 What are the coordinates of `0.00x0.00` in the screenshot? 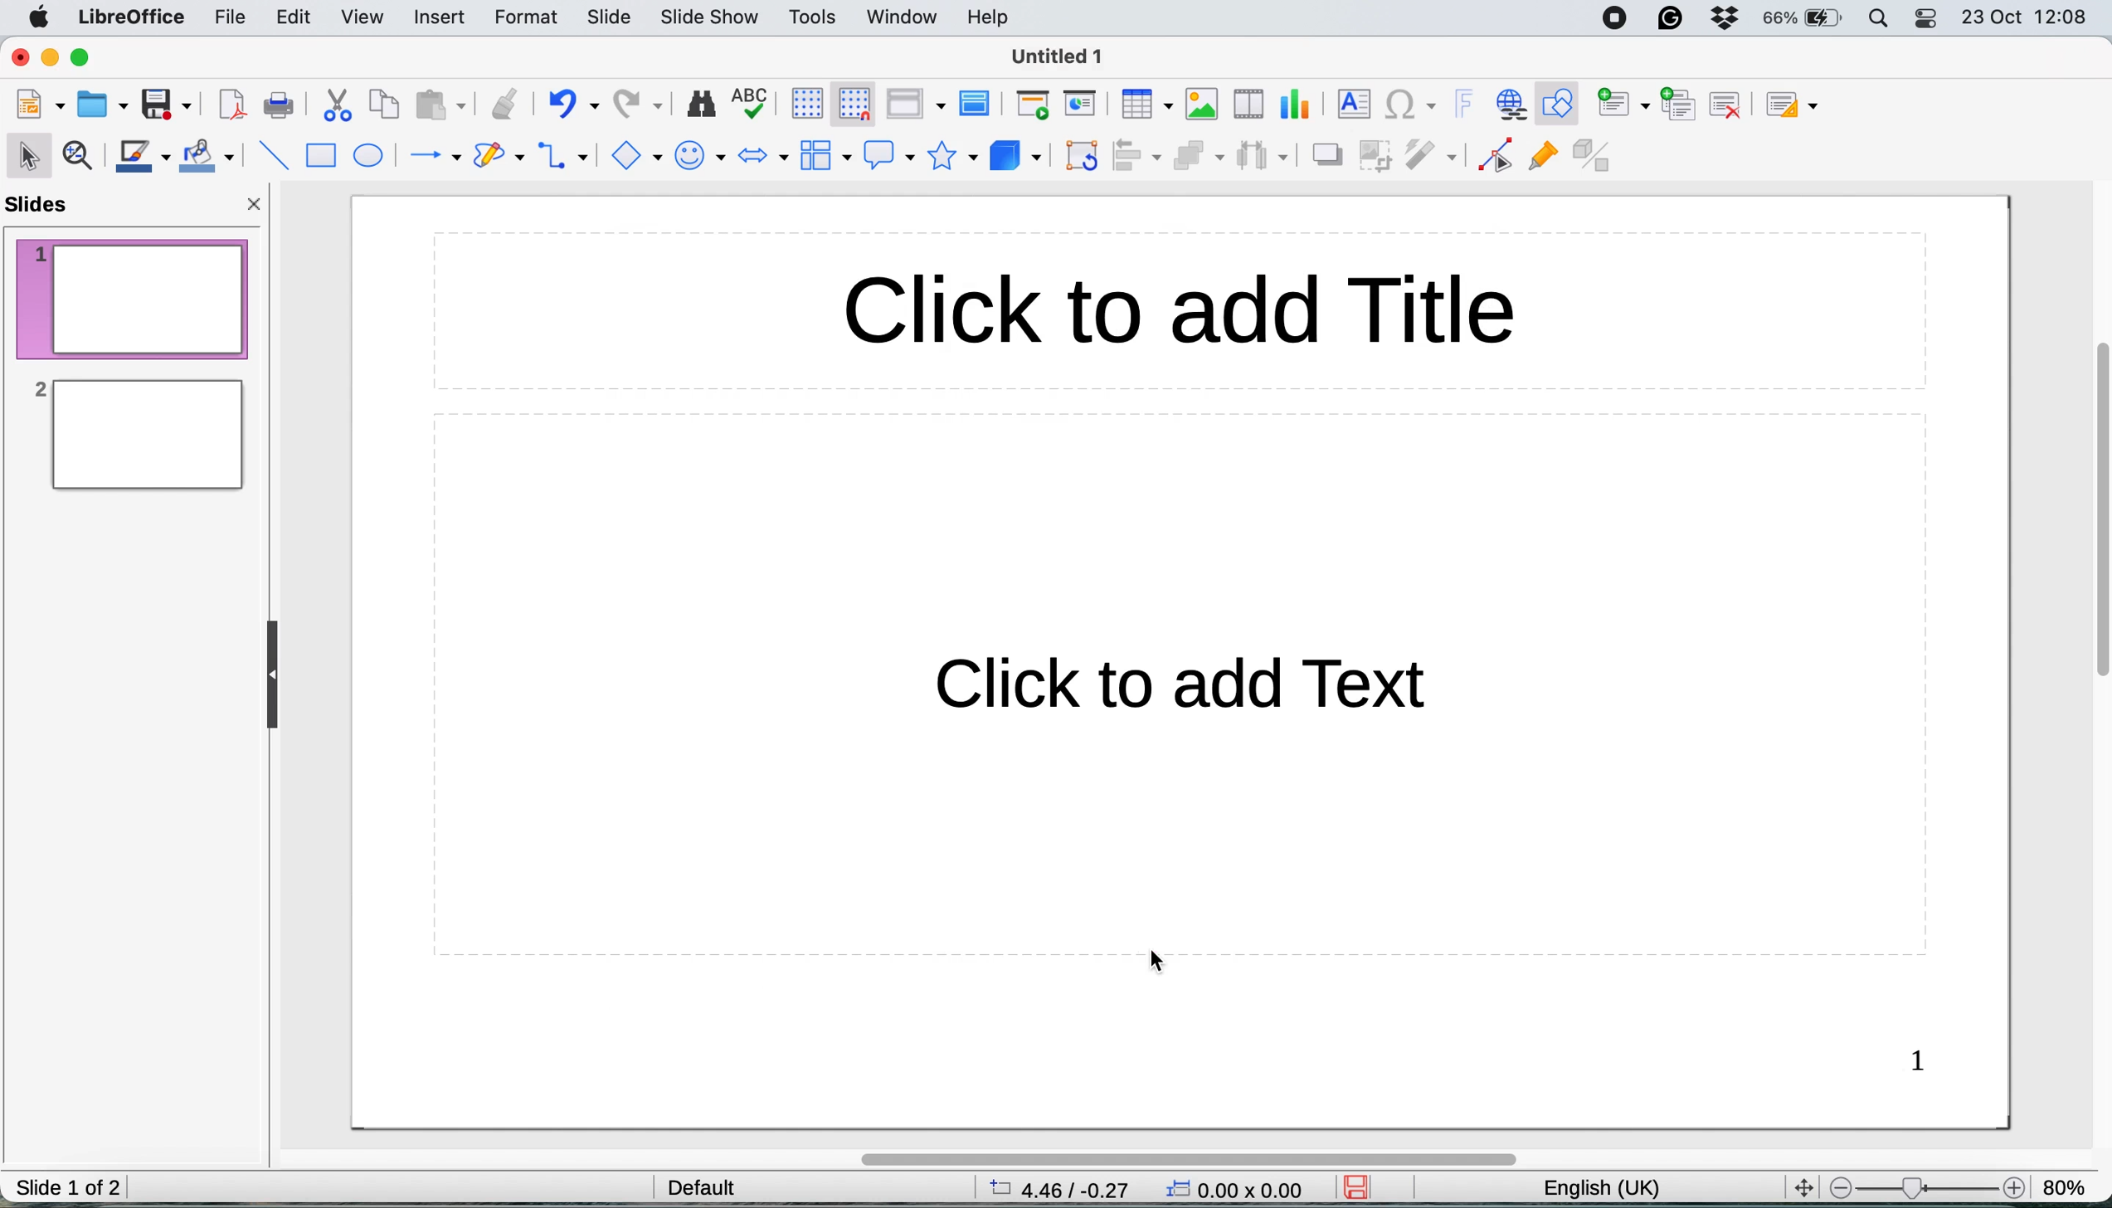 It's located at (1238, 1192).